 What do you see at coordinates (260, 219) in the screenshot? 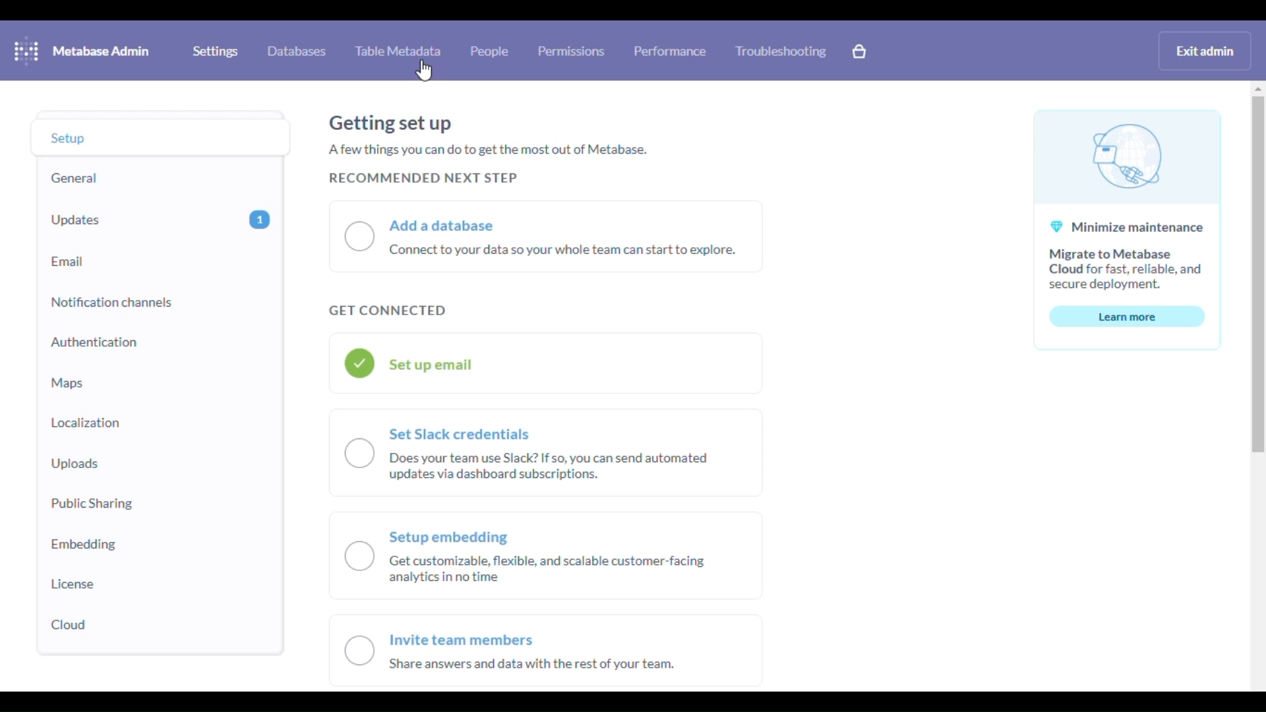
I see `1` at bounding box center [260, 219].